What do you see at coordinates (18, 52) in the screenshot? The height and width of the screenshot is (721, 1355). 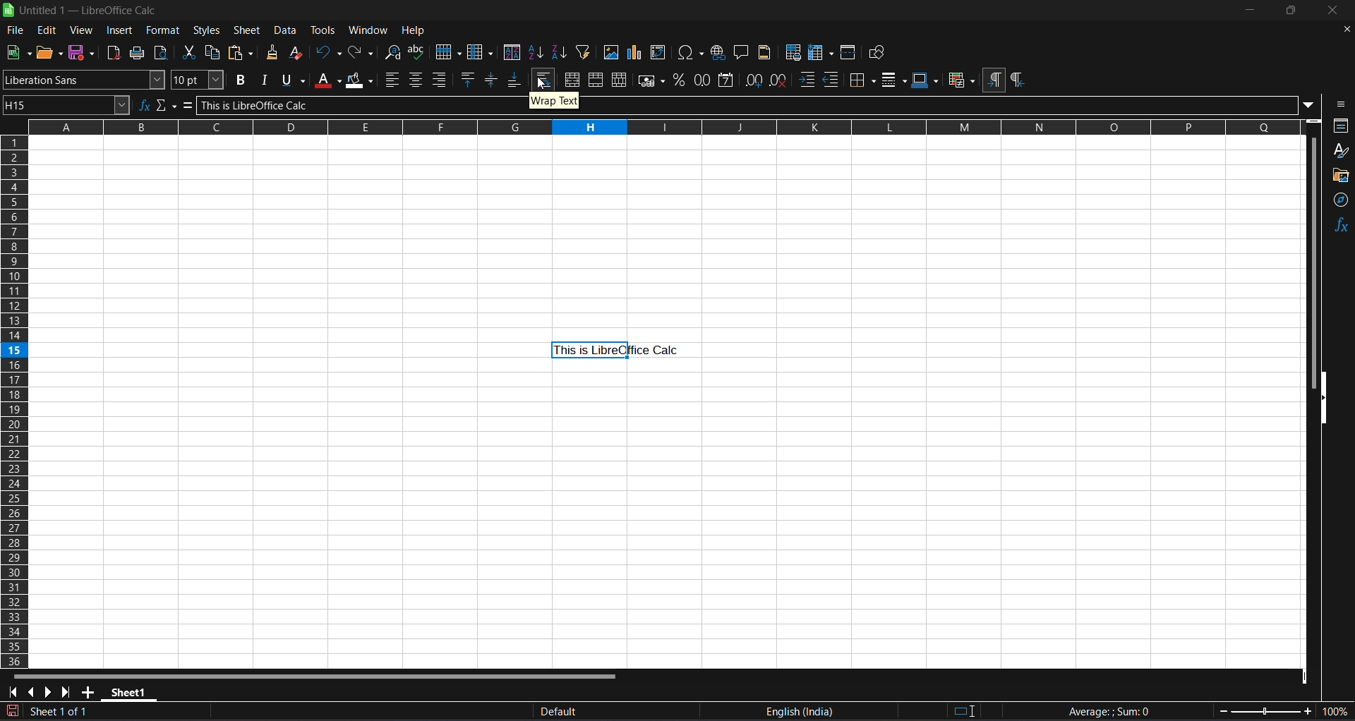 I see `new` at bounding box center [18, 52].